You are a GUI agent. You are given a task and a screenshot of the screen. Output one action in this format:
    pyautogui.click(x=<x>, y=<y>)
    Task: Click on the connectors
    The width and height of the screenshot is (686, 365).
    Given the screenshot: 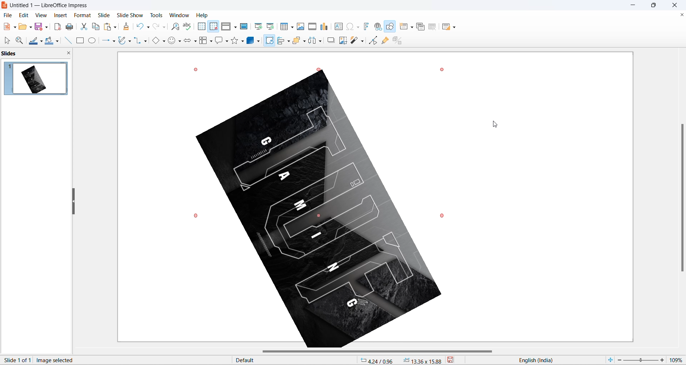 What is the action you would take?
    pyautogui.click(x=138, y=41)
    